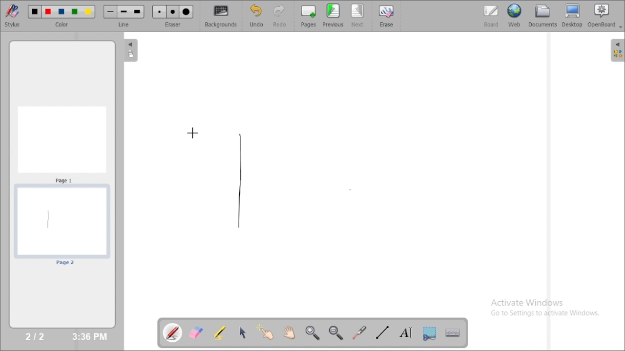  I want to click on 2/2, so click(36, 336).